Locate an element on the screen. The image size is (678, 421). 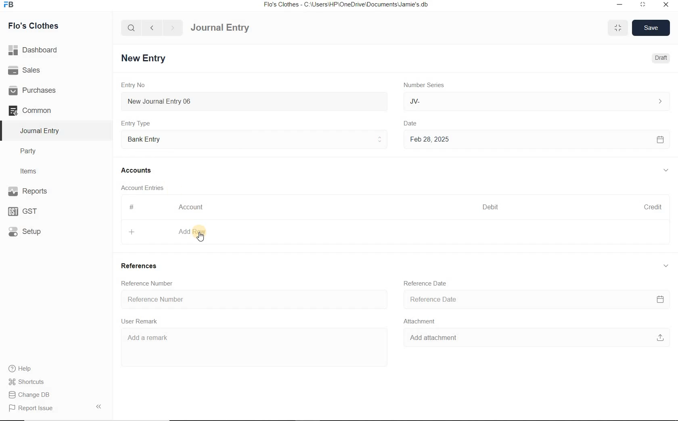
maximize is located at coordinates (643, 4).